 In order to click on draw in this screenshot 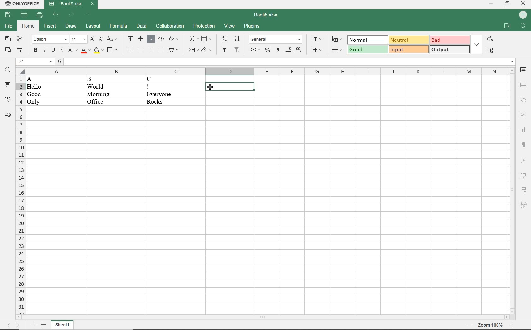, I will do `click(70, 27)`.